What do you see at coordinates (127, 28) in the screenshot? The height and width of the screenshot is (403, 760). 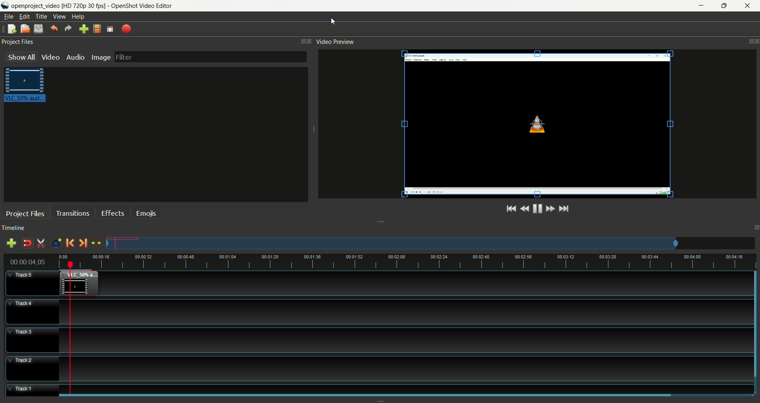 I see `export video` at bounding box center [127, 28].